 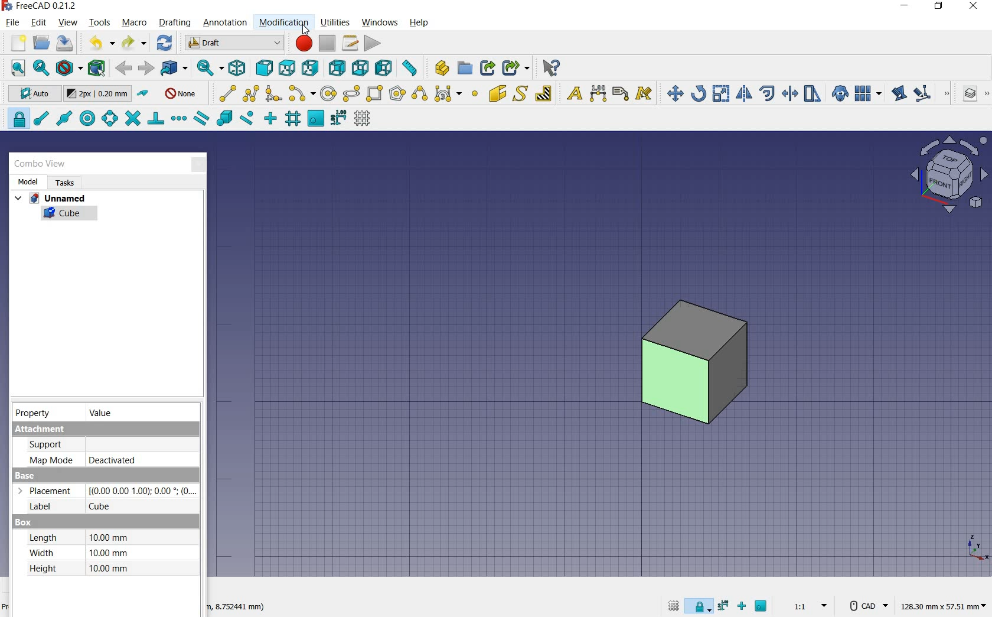 What do you see at coordinates (180, 95) in the screenshot?
I see `autogroup off` at bounding box center [180, 95].